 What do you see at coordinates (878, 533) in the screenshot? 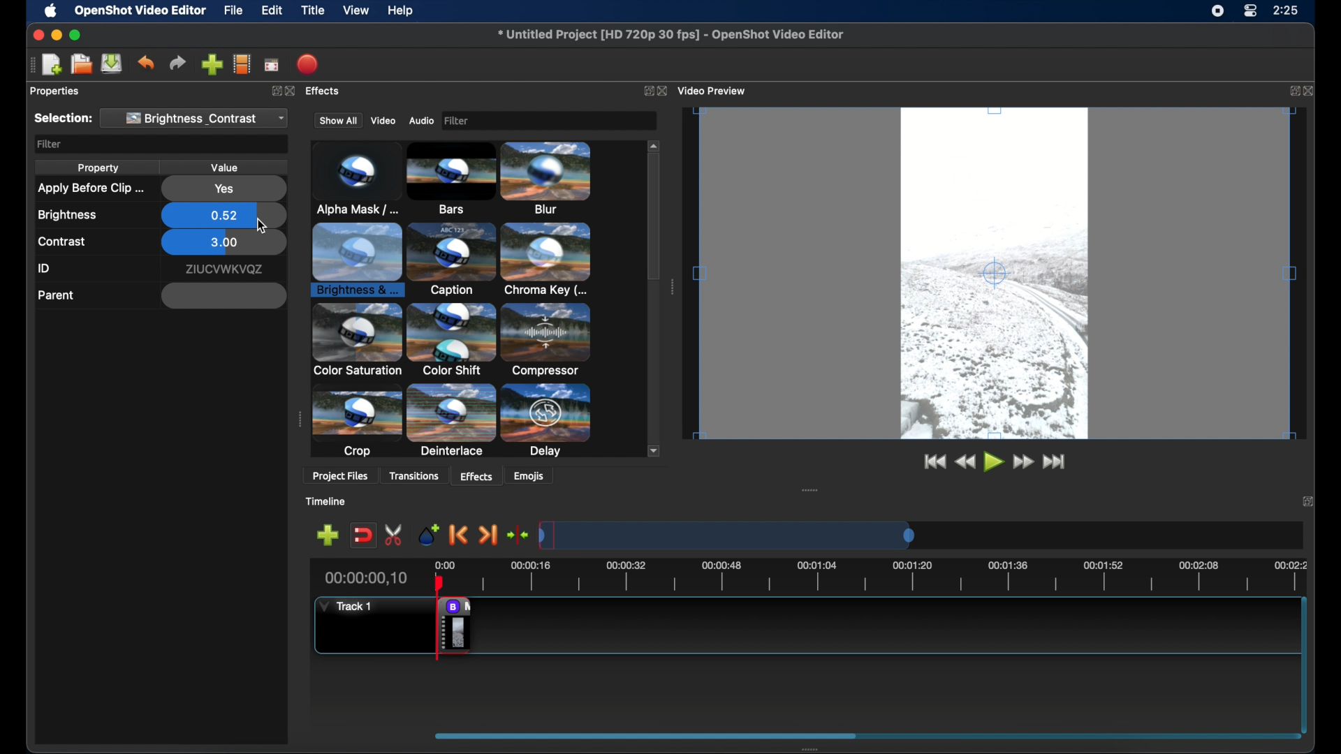
I see `timeline scale` at bounding box center [878, 533].